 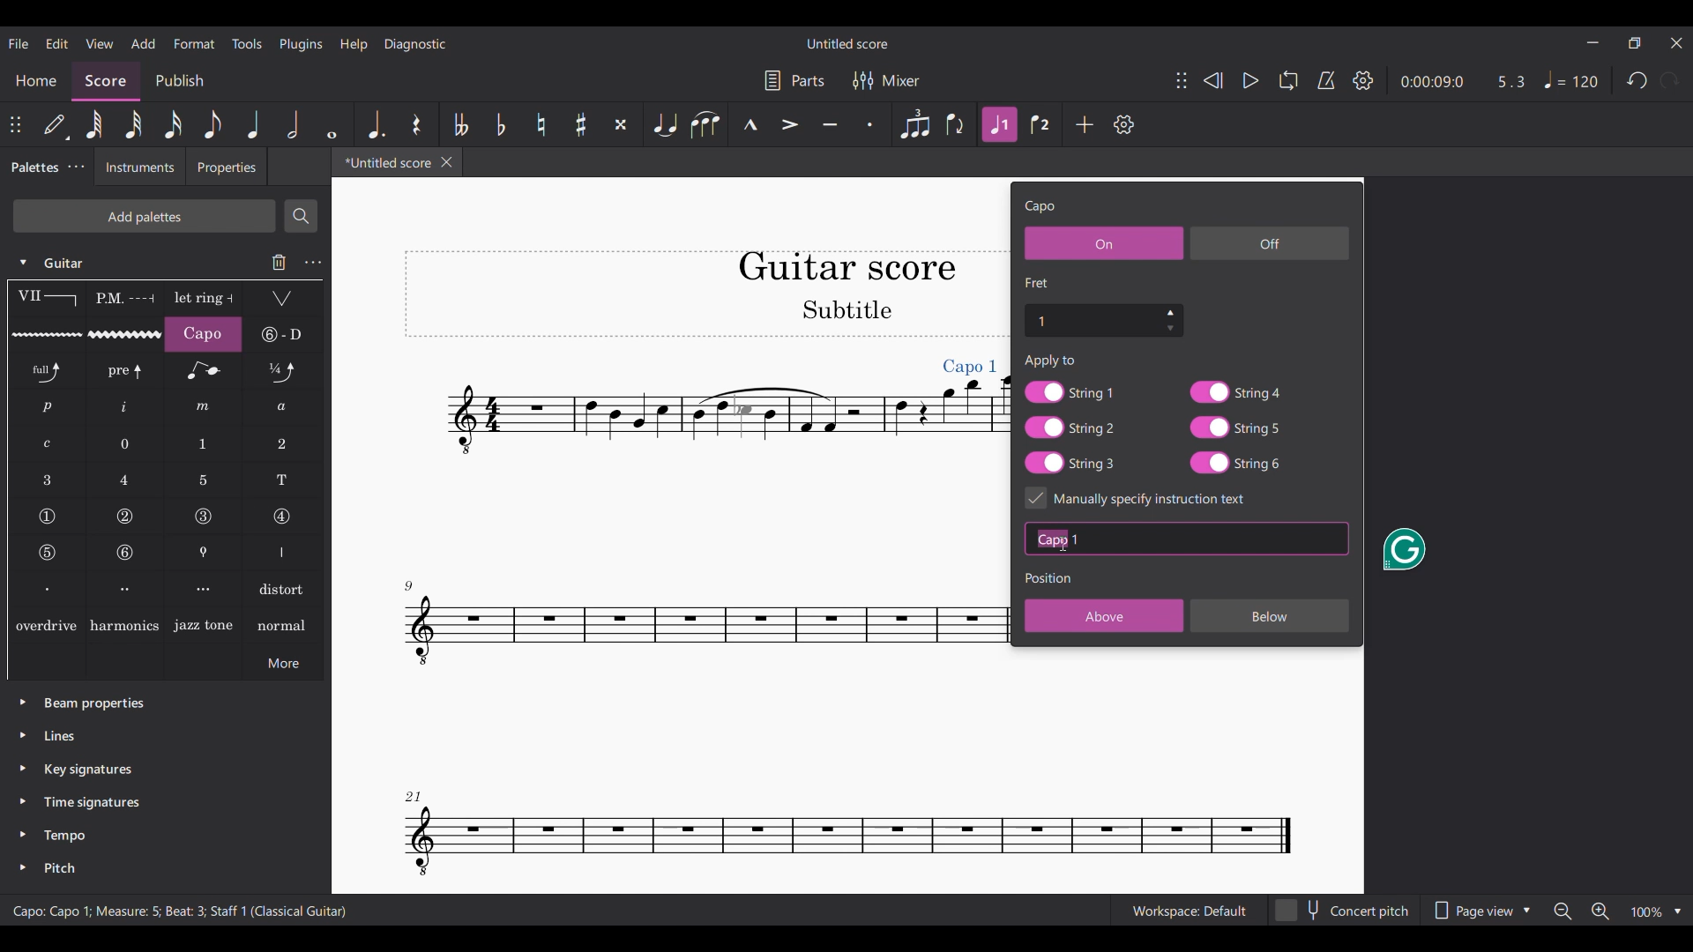 I want to click on String number 4, so click(x=281, y=517).